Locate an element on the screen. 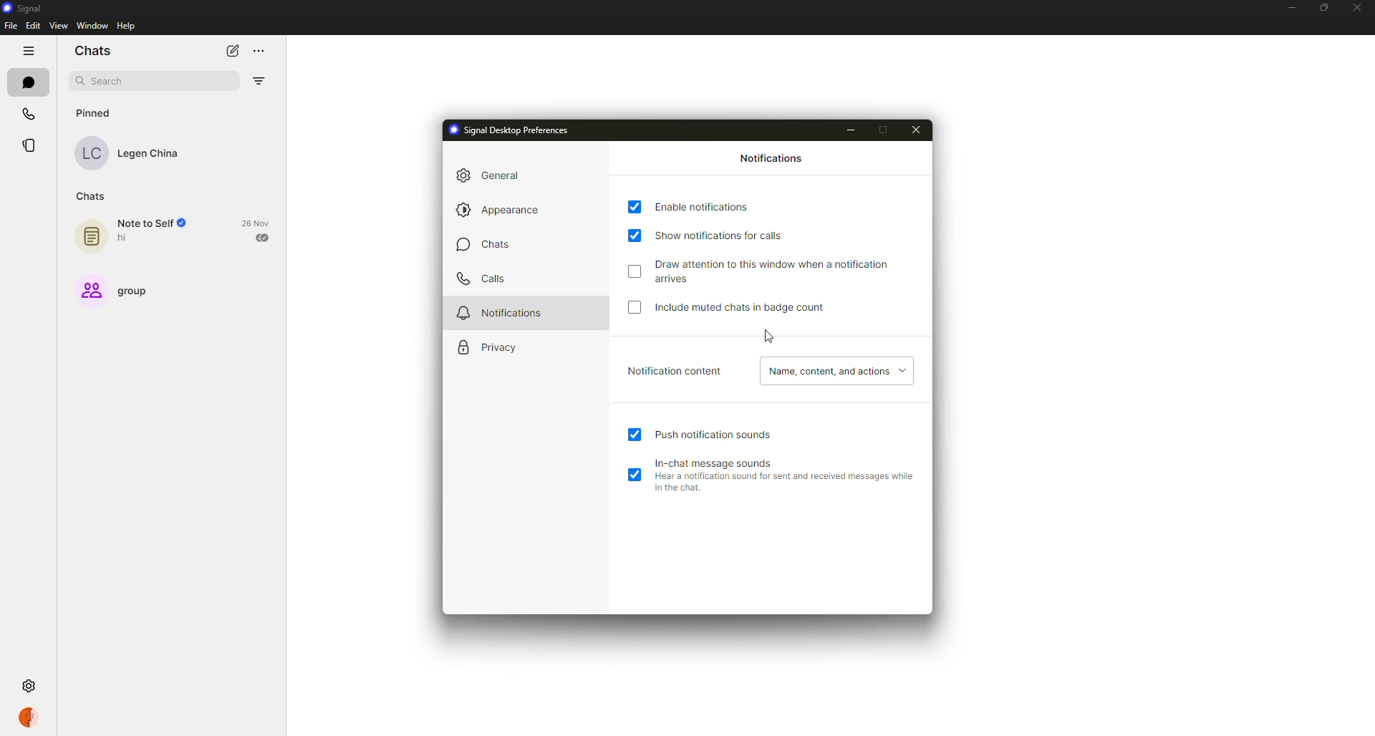 This screenshot has width=1375, height=736. notification  content is located at coordinates (672, 371).